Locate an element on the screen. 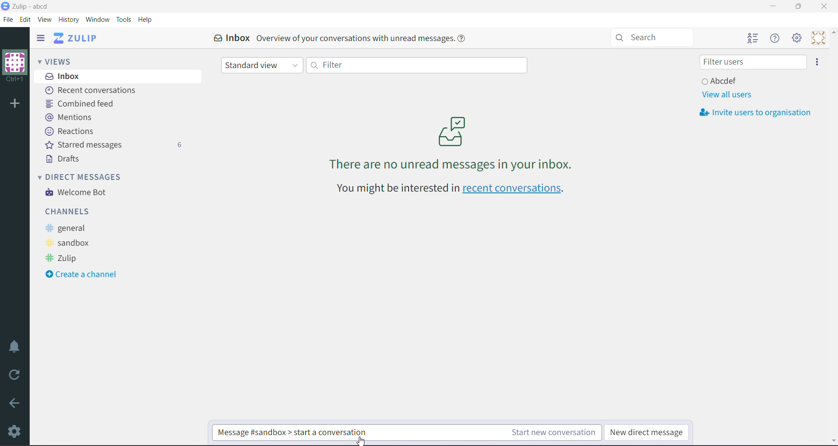 Image resolution: width=838 pixels, height=446 pixels. Zulip is located at coordinates (64, 259).